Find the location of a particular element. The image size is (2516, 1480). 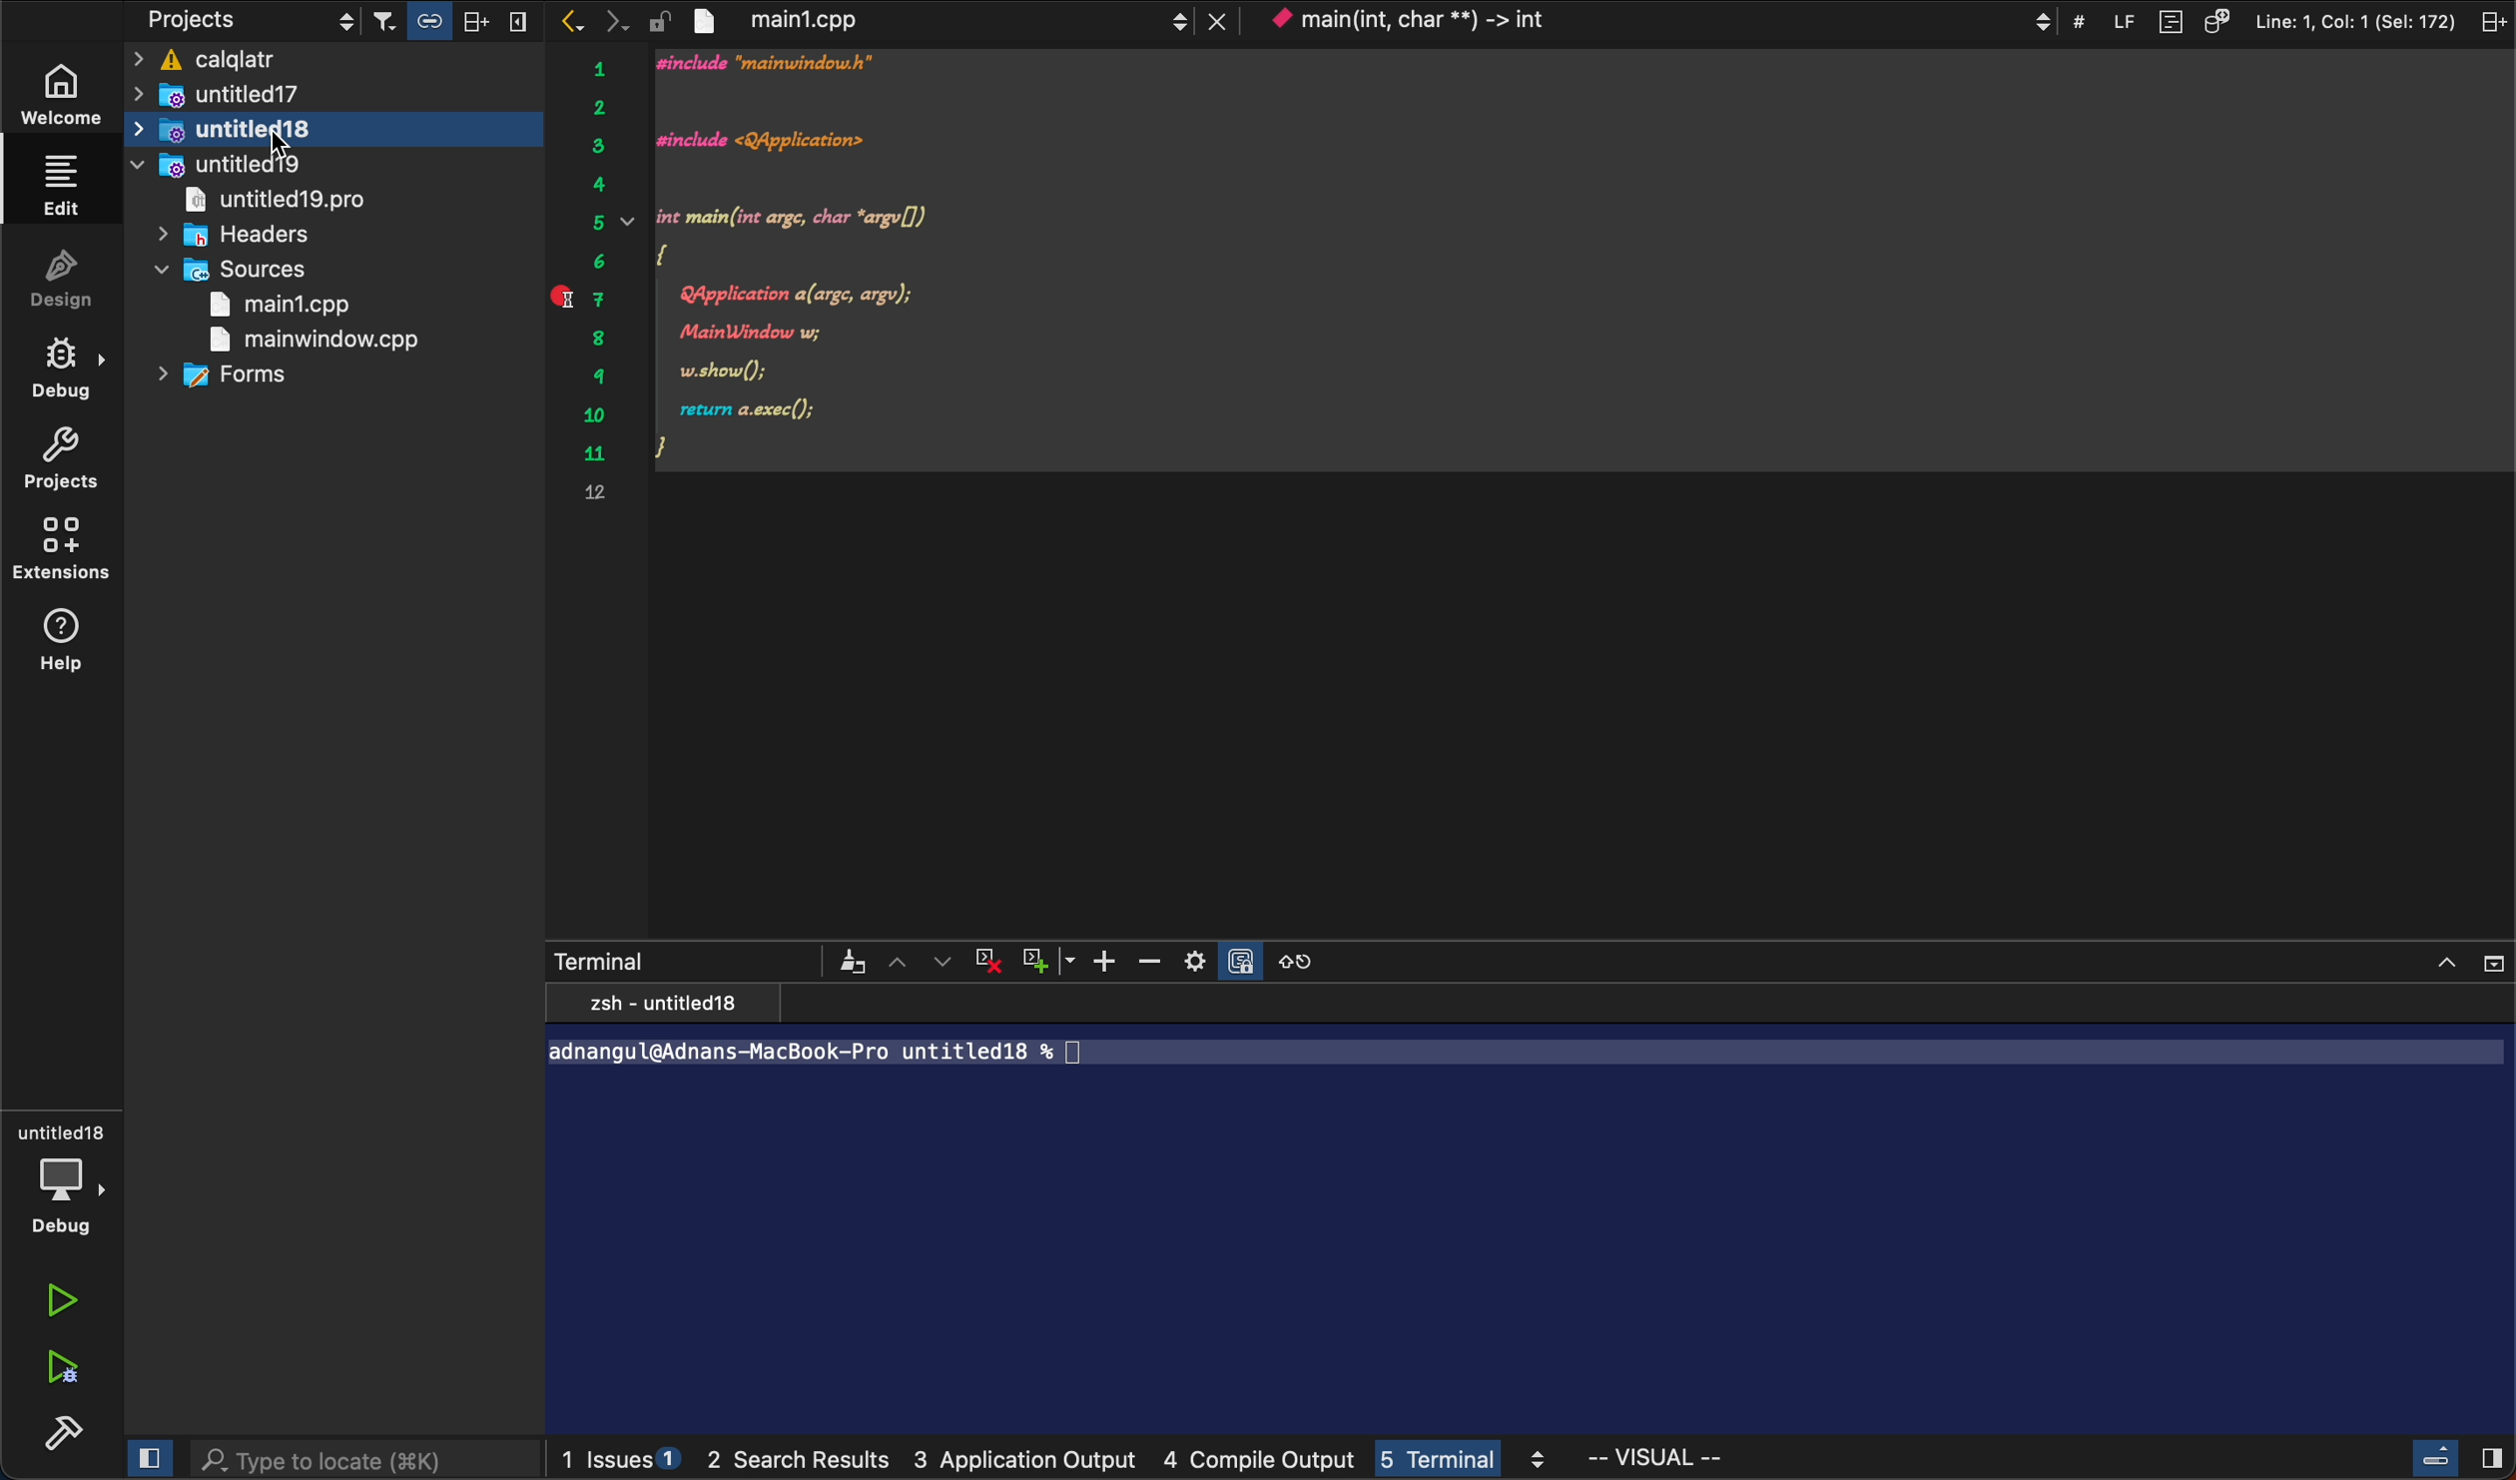

split is located at coordinates (2491, 21).